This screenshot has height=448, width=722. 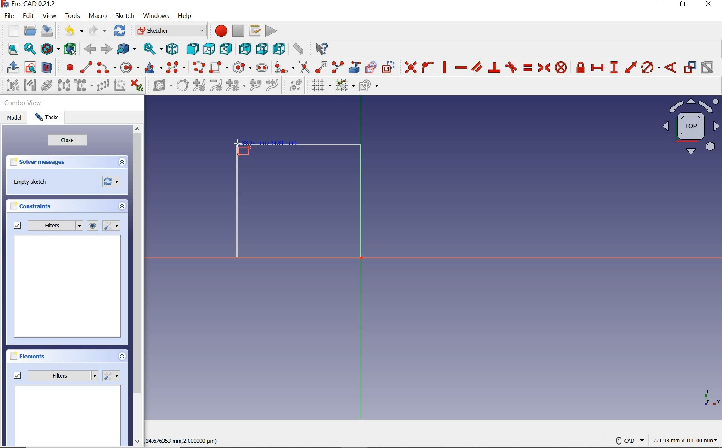 I want to click on scrollbar, so click(x=138, y=286).